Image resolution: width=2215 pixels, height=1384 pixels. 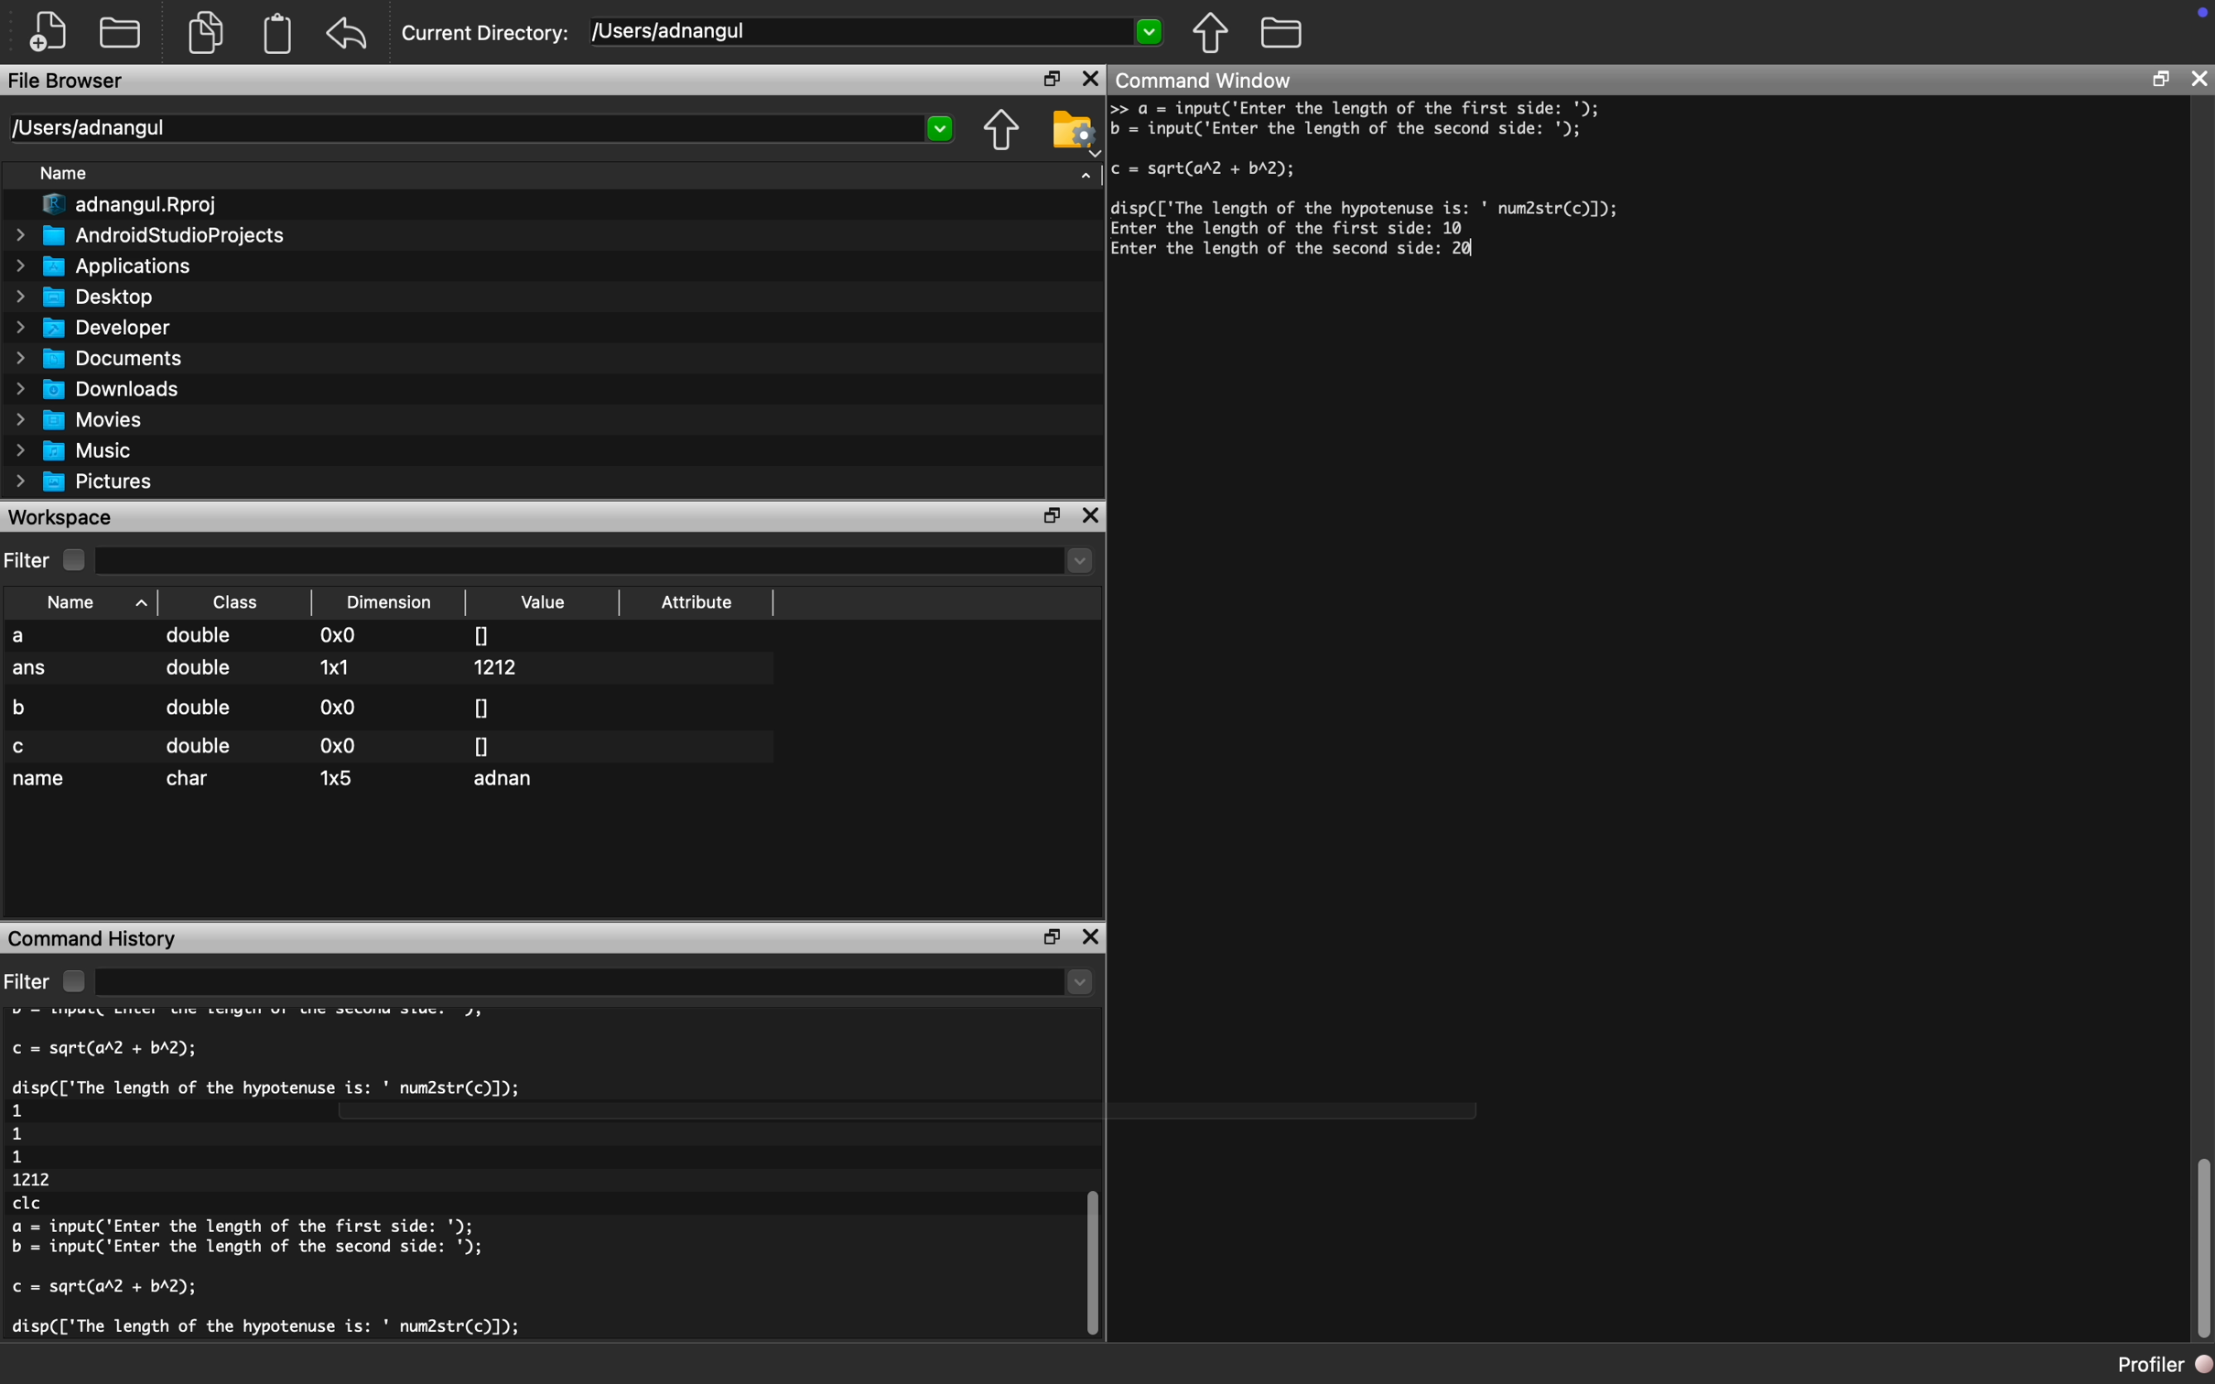 I want to click on checkbox, so click(x=72, y=981).